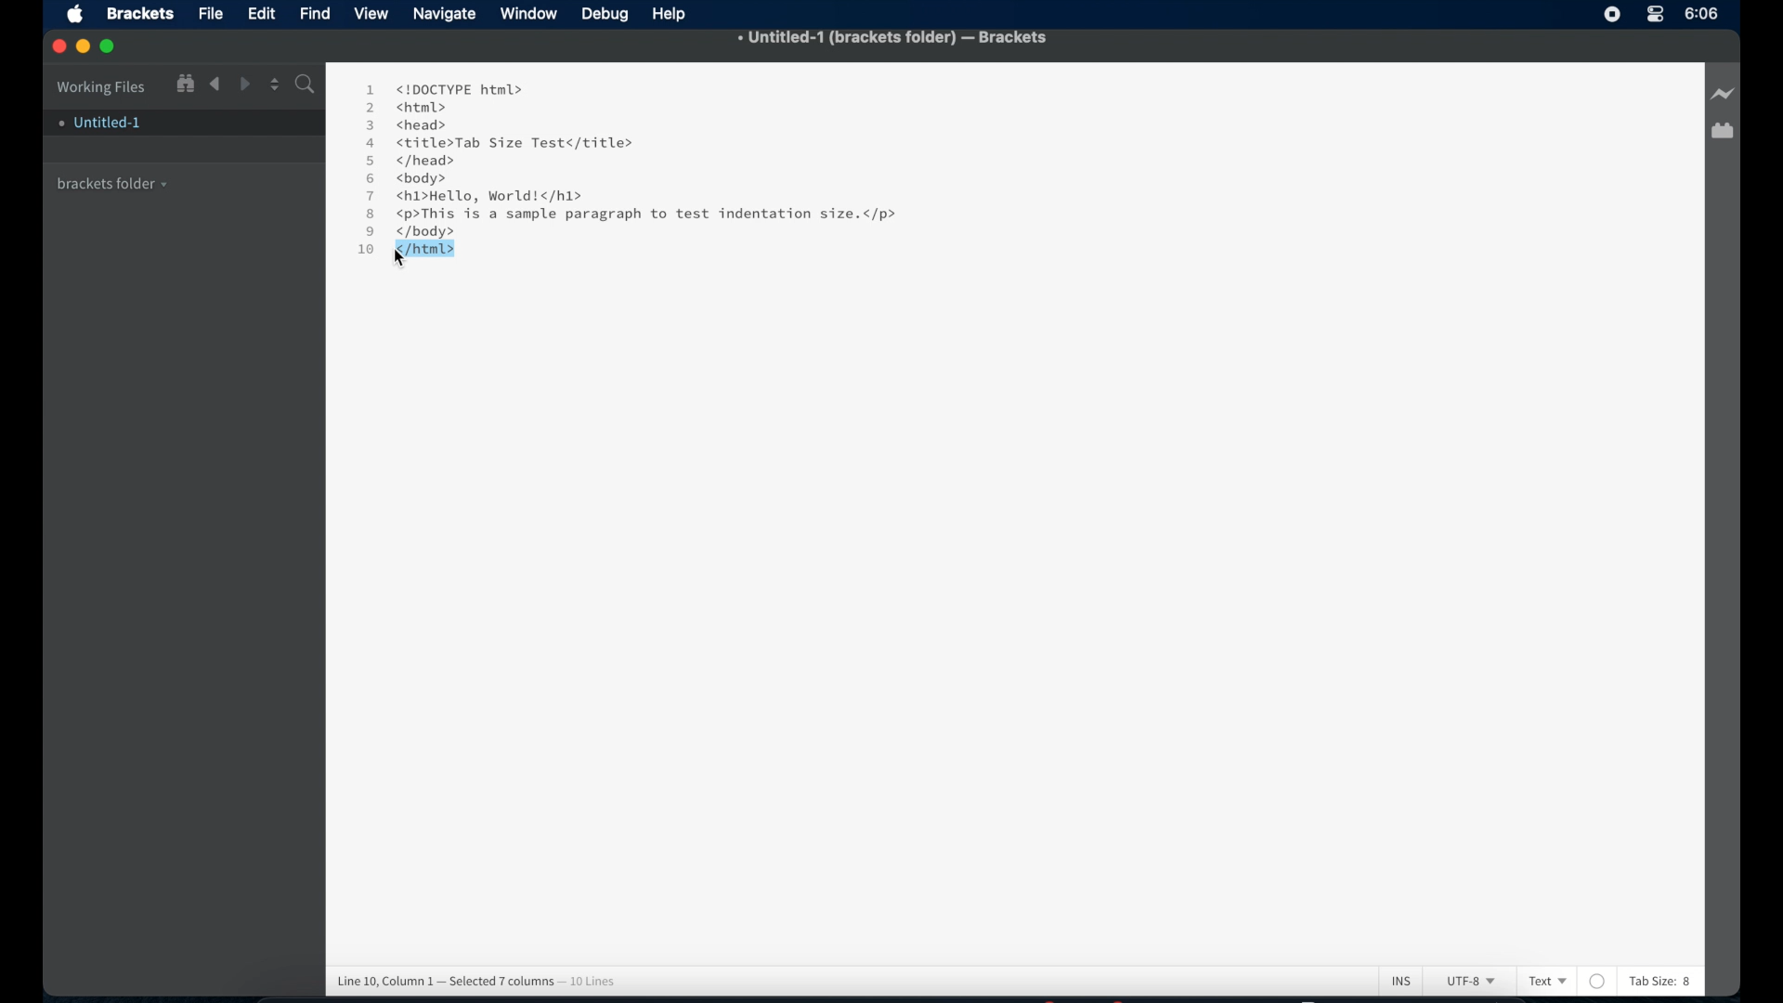  What do you see at coordinates (443, 88) in the screenshot?
I see `1  <!DOCTYPE html>` at bounding box center [443, 88].